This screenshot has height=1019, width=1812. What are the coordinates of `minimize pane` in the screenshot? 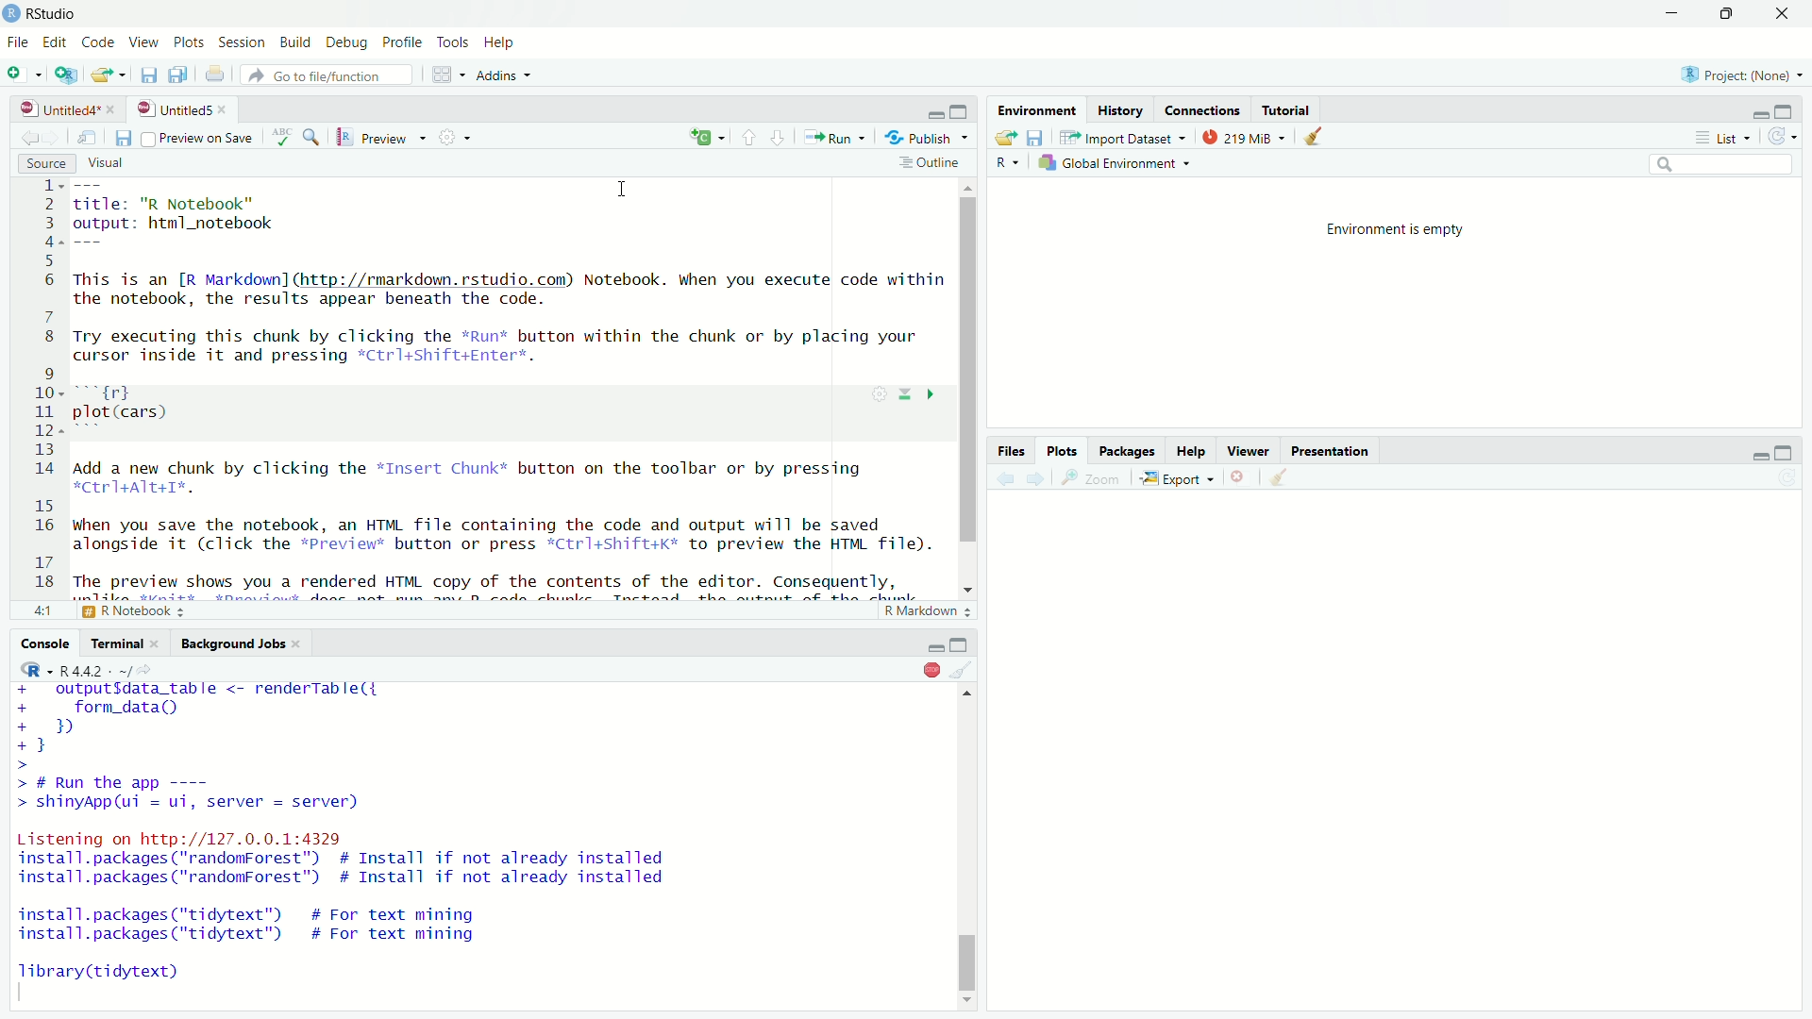 It's located at (933, 109).